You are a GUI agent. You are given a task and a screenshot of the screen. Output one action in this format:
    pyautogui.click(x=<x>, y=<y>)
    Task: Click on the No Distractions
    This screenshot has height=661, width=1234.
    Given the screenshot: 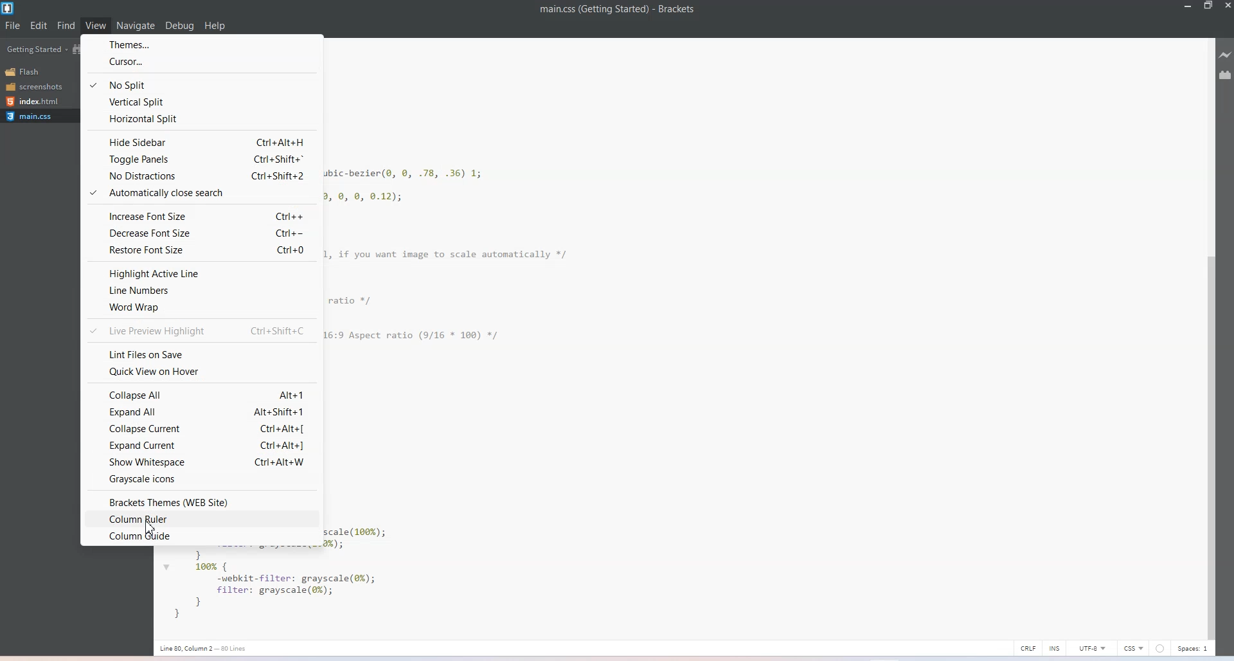 What is the action you would take?
    pyautogui.click(x=202, y=176)
    